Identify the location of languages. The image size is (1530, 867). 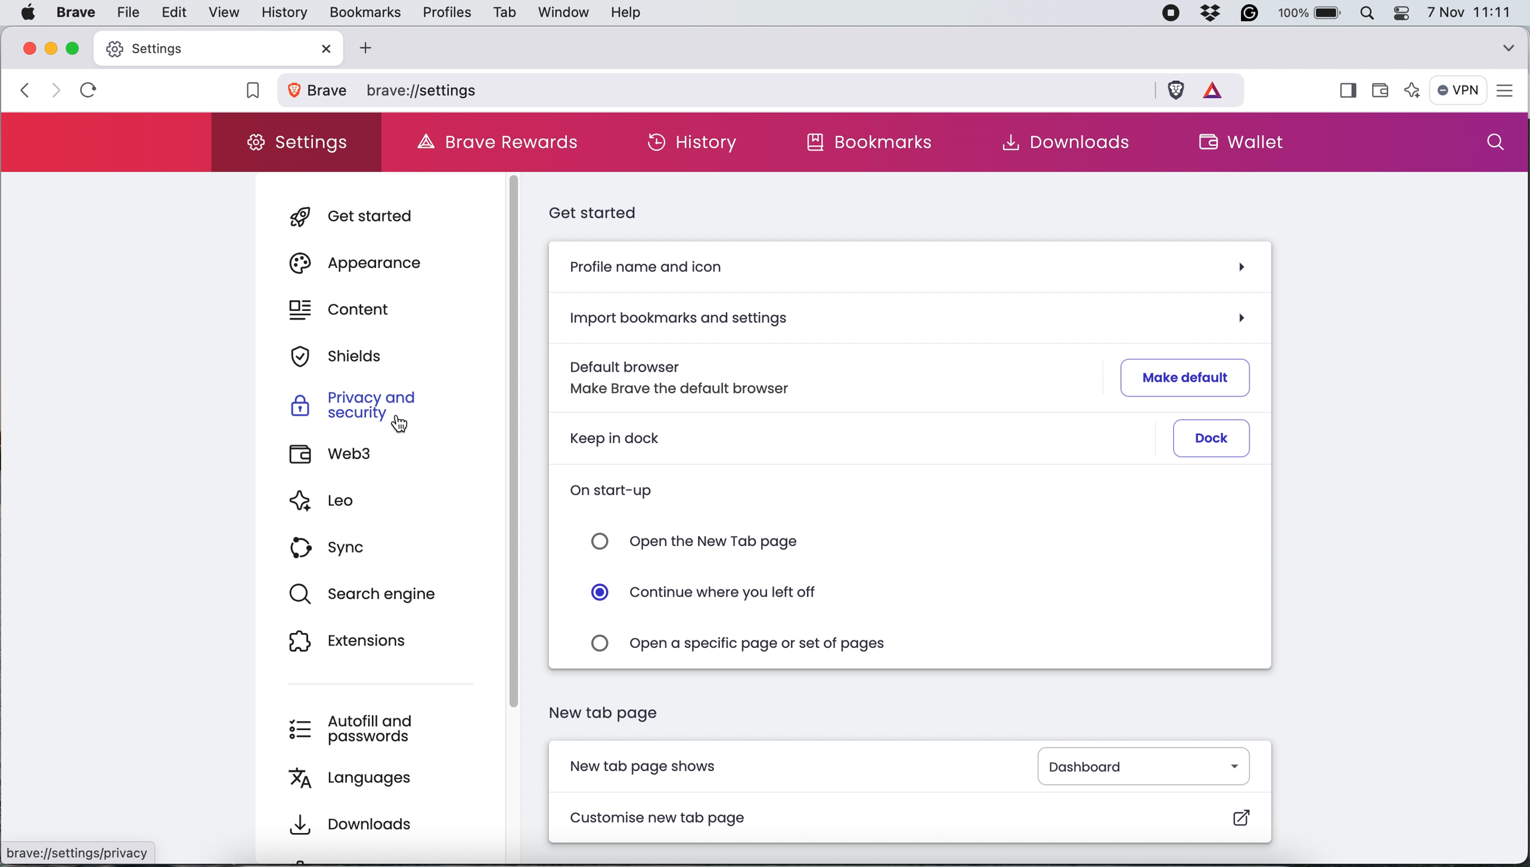
(359, 776).